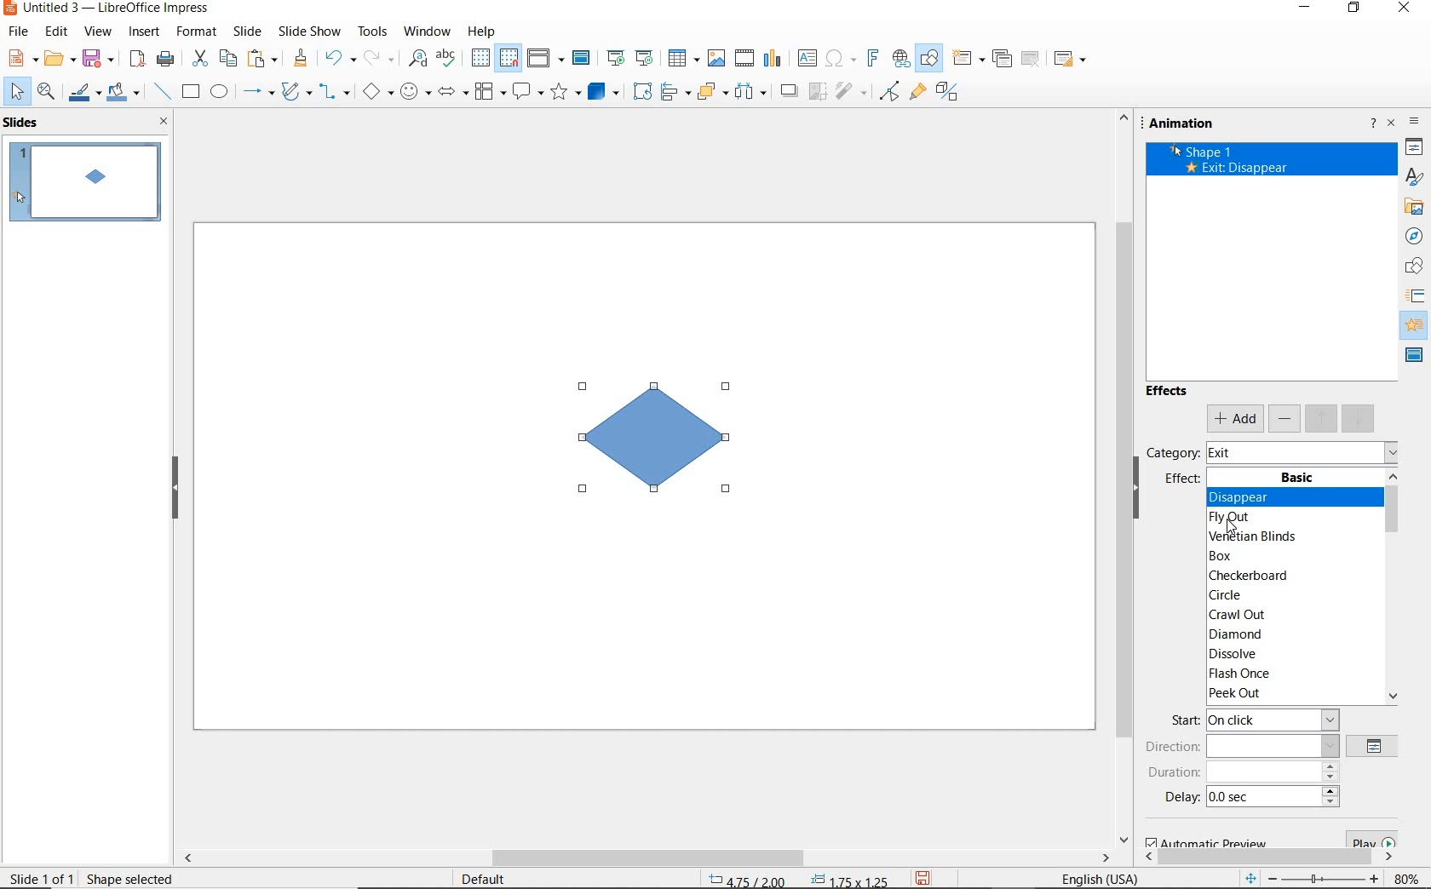  Describe the element at coordinates (374, 33) in the screenshot. I see `tools` at that location.